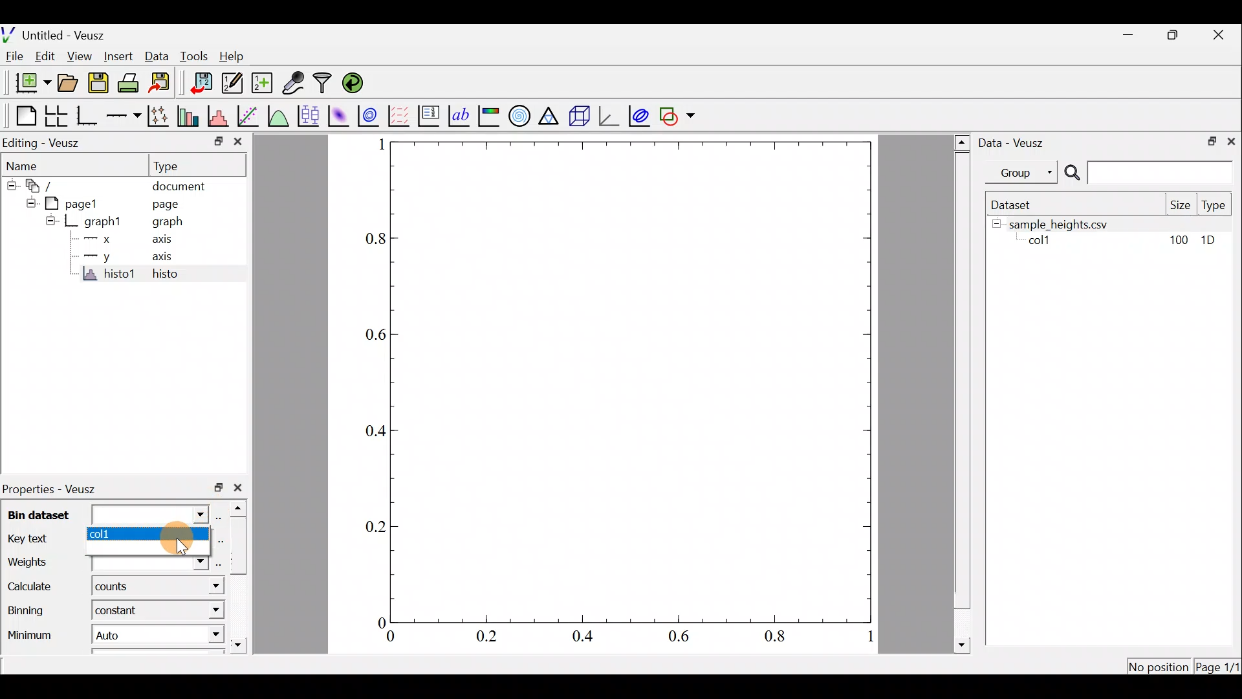 This screenshot has height=699, width=1242. Describe the element at coordinates (236, 59) in the screenshot. I see `Help` at that location.